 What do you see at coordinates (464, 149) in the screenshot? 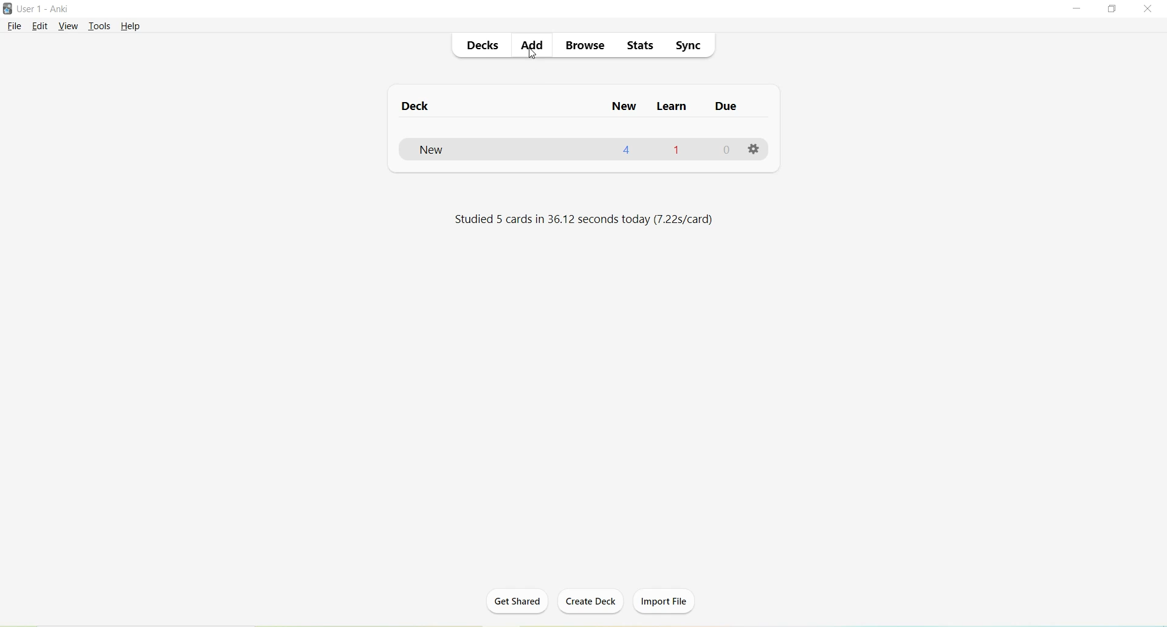
I see `New` at bounding box center [464, 149].